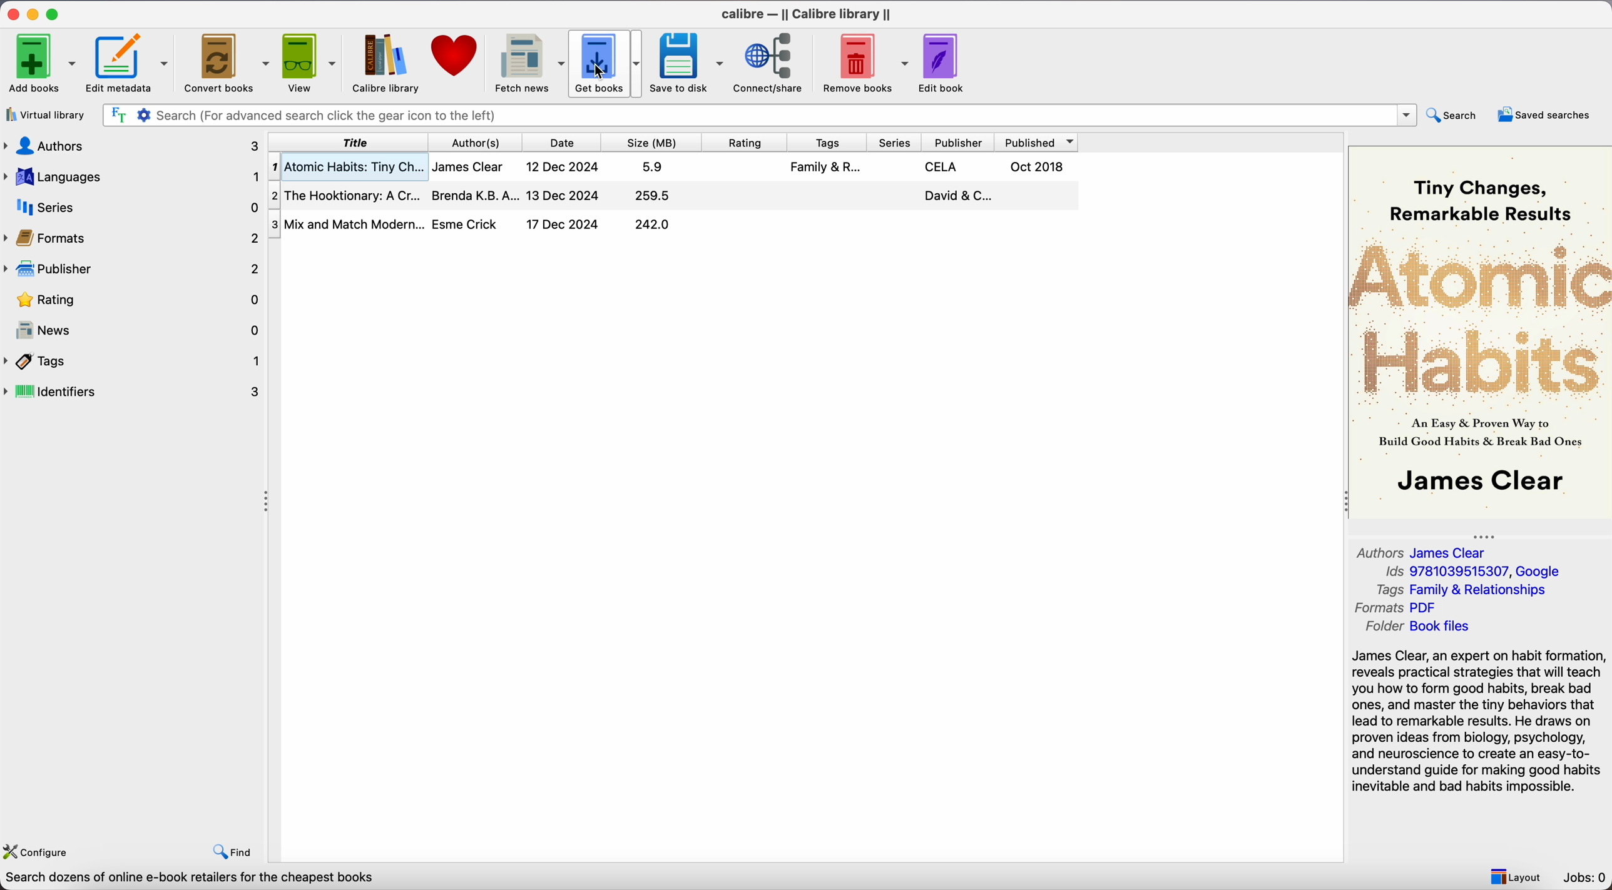  What do you see at coordinates (12, 13) in the screenshot?
I see `close app` at bounding box center [12, 13].